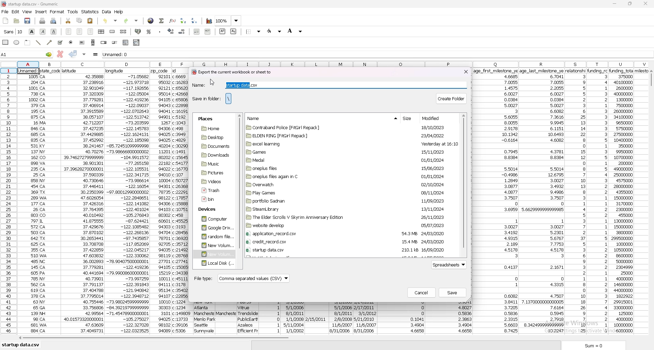 This screenshot has width=654, height=350. Describe the element at coordinates (453, 293) in the screenshot. I see `save` at that location.